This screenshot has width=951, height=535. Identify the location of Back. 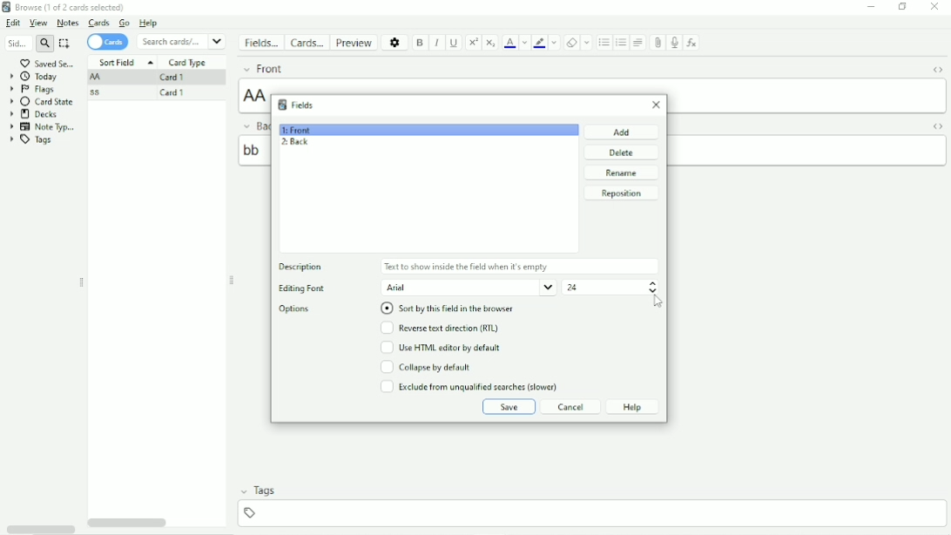
(253, 125).